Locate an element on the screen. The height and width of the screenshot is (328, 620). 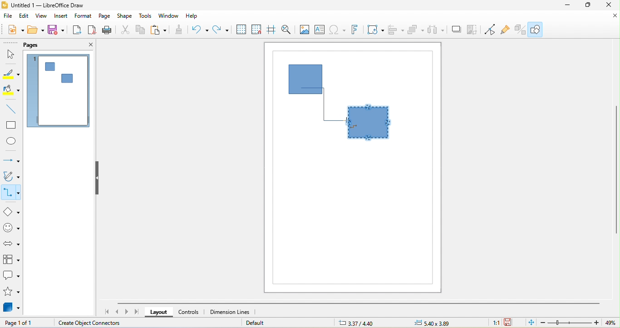
align object is located at coordinates (396, 30).